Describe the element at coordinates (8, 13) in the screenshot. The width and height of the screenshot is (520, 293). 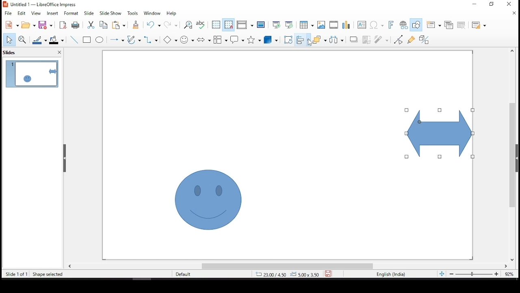
I see `file` at that location.